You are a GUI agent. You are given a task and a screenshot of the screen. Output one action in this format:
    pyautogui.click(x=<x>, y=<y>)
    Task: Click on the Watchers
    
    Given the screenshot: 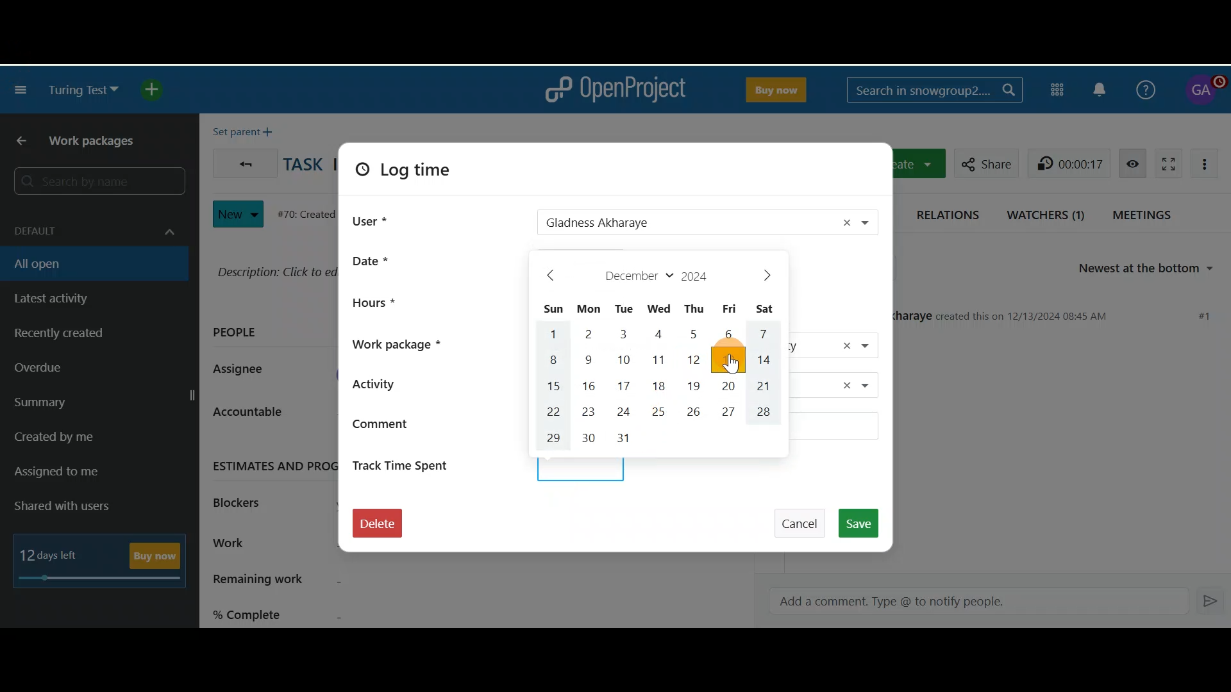 What is the action you would take?
    pyautogui.click(x=1047, y=213)
    